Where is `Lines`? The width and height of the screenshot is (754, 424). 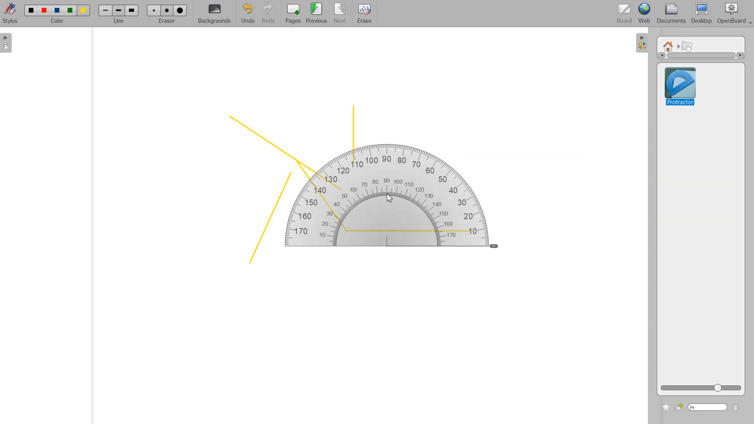
Lines is located at coordinates (347, 186).